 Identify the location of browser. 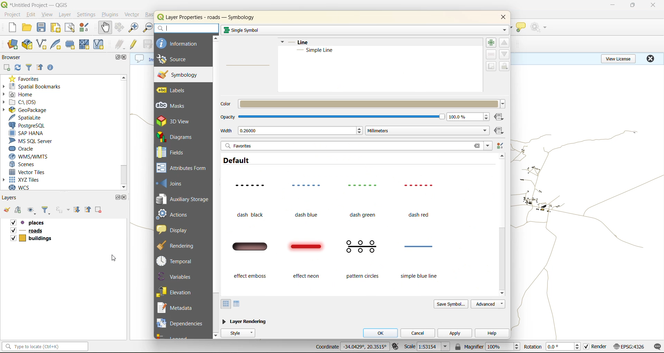
(14, 57).